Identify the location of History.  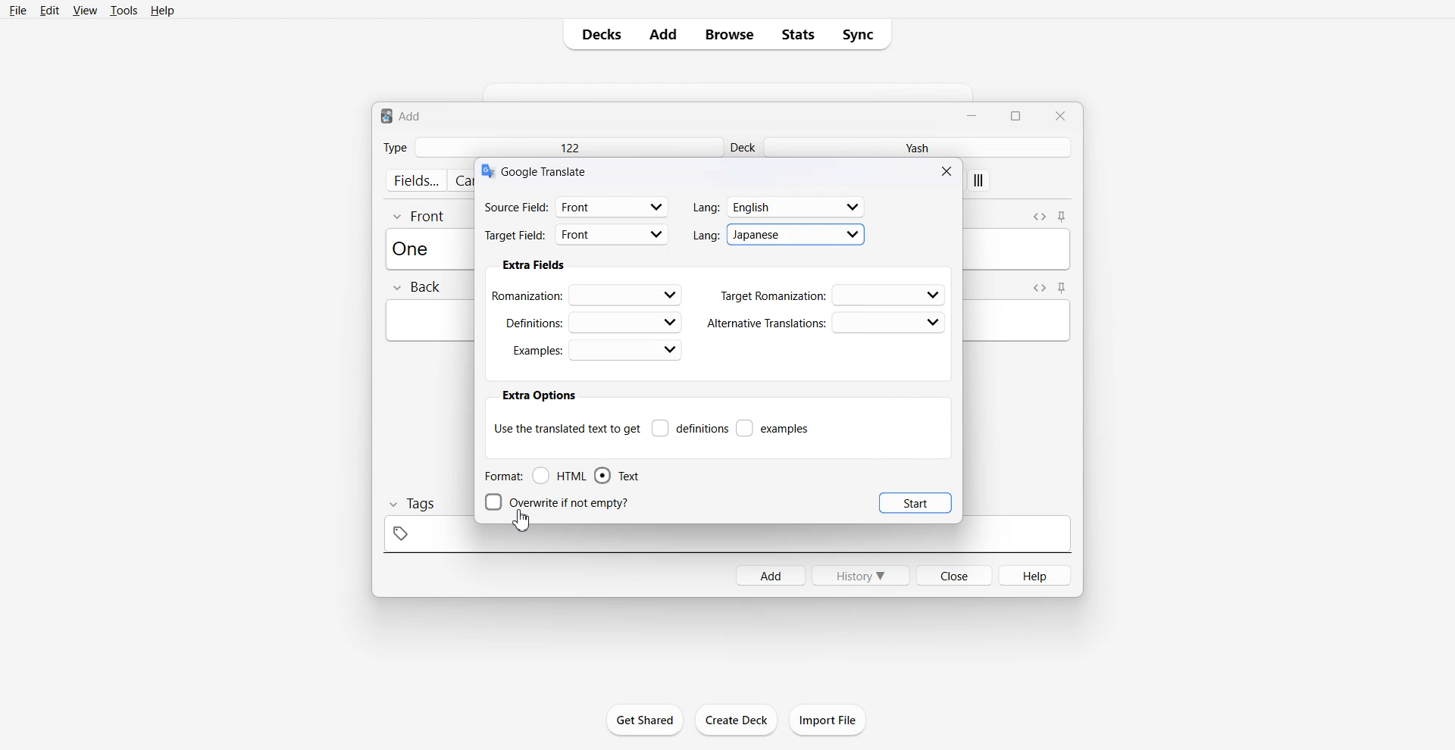
(861, 575).